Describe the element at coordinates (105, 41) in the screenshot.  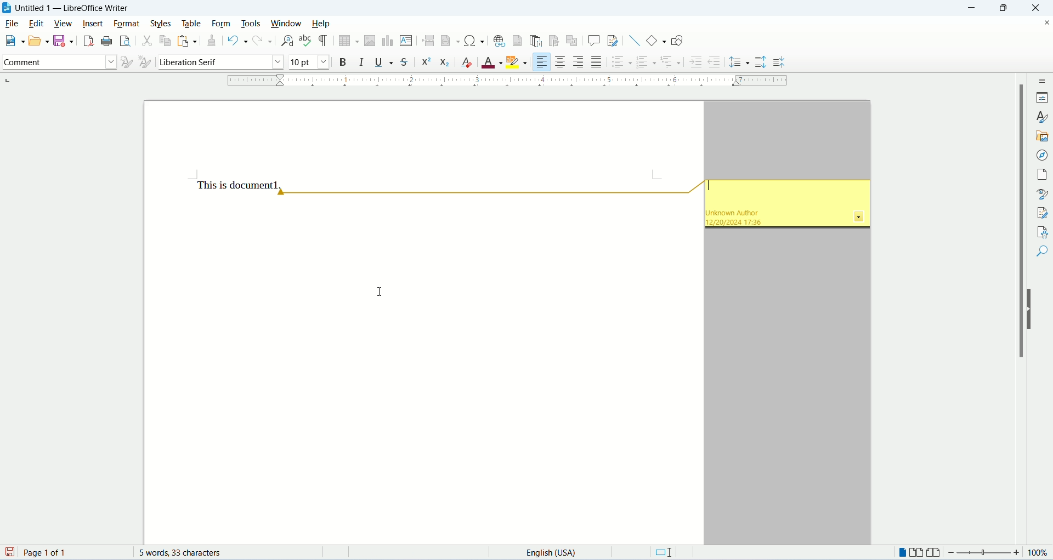
I see `print` at that location.